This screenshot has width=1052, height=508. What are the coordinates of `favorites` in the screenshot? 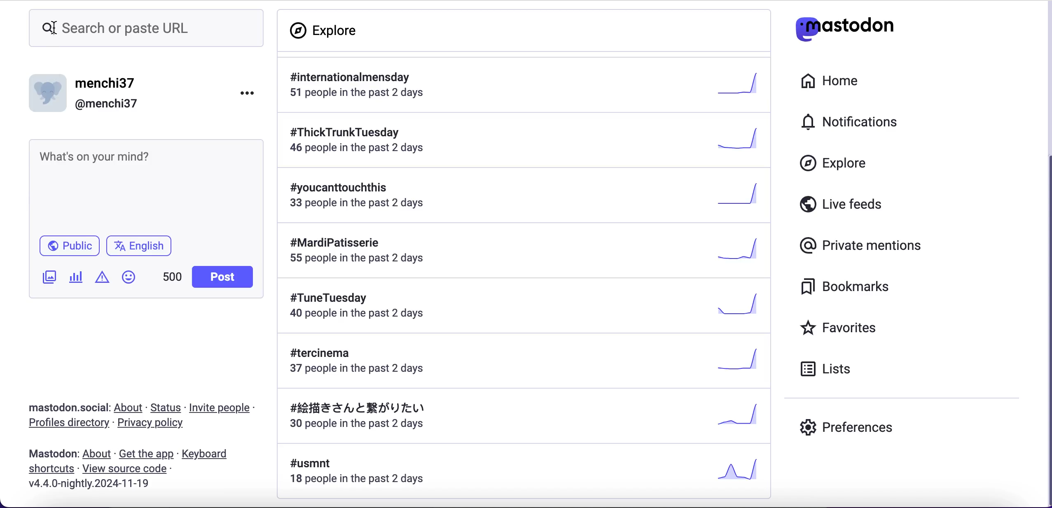 It's located at (840, 327).